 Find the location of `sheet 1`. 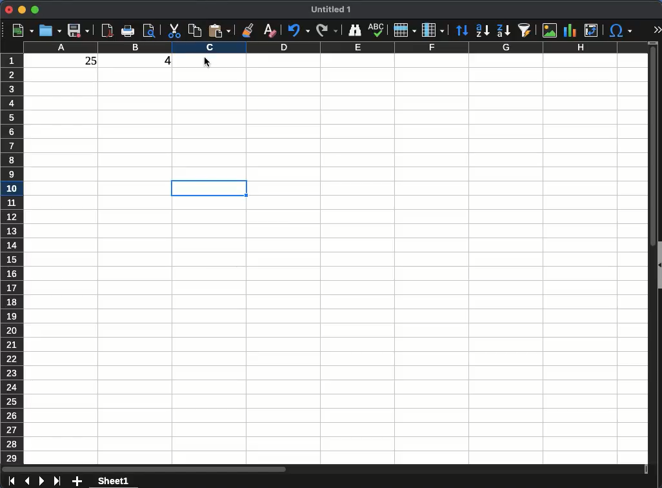

sheet 1 is located at coordinates (114, 480).